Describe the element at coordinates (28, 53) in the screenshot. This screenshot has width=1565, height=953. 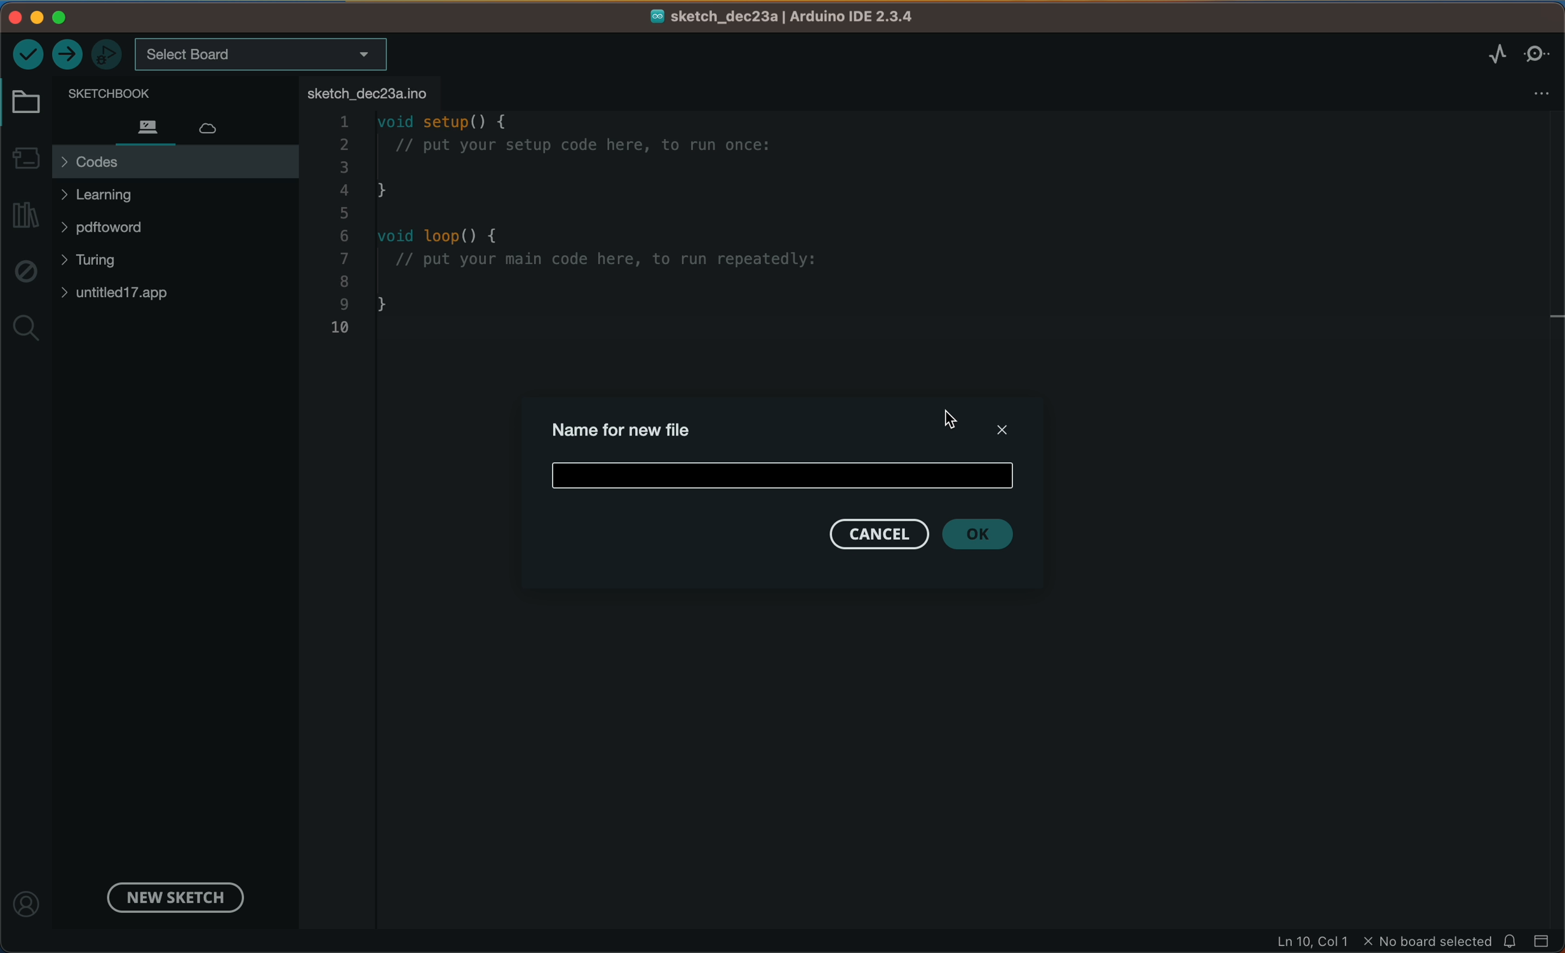
I see `verify` at that location.